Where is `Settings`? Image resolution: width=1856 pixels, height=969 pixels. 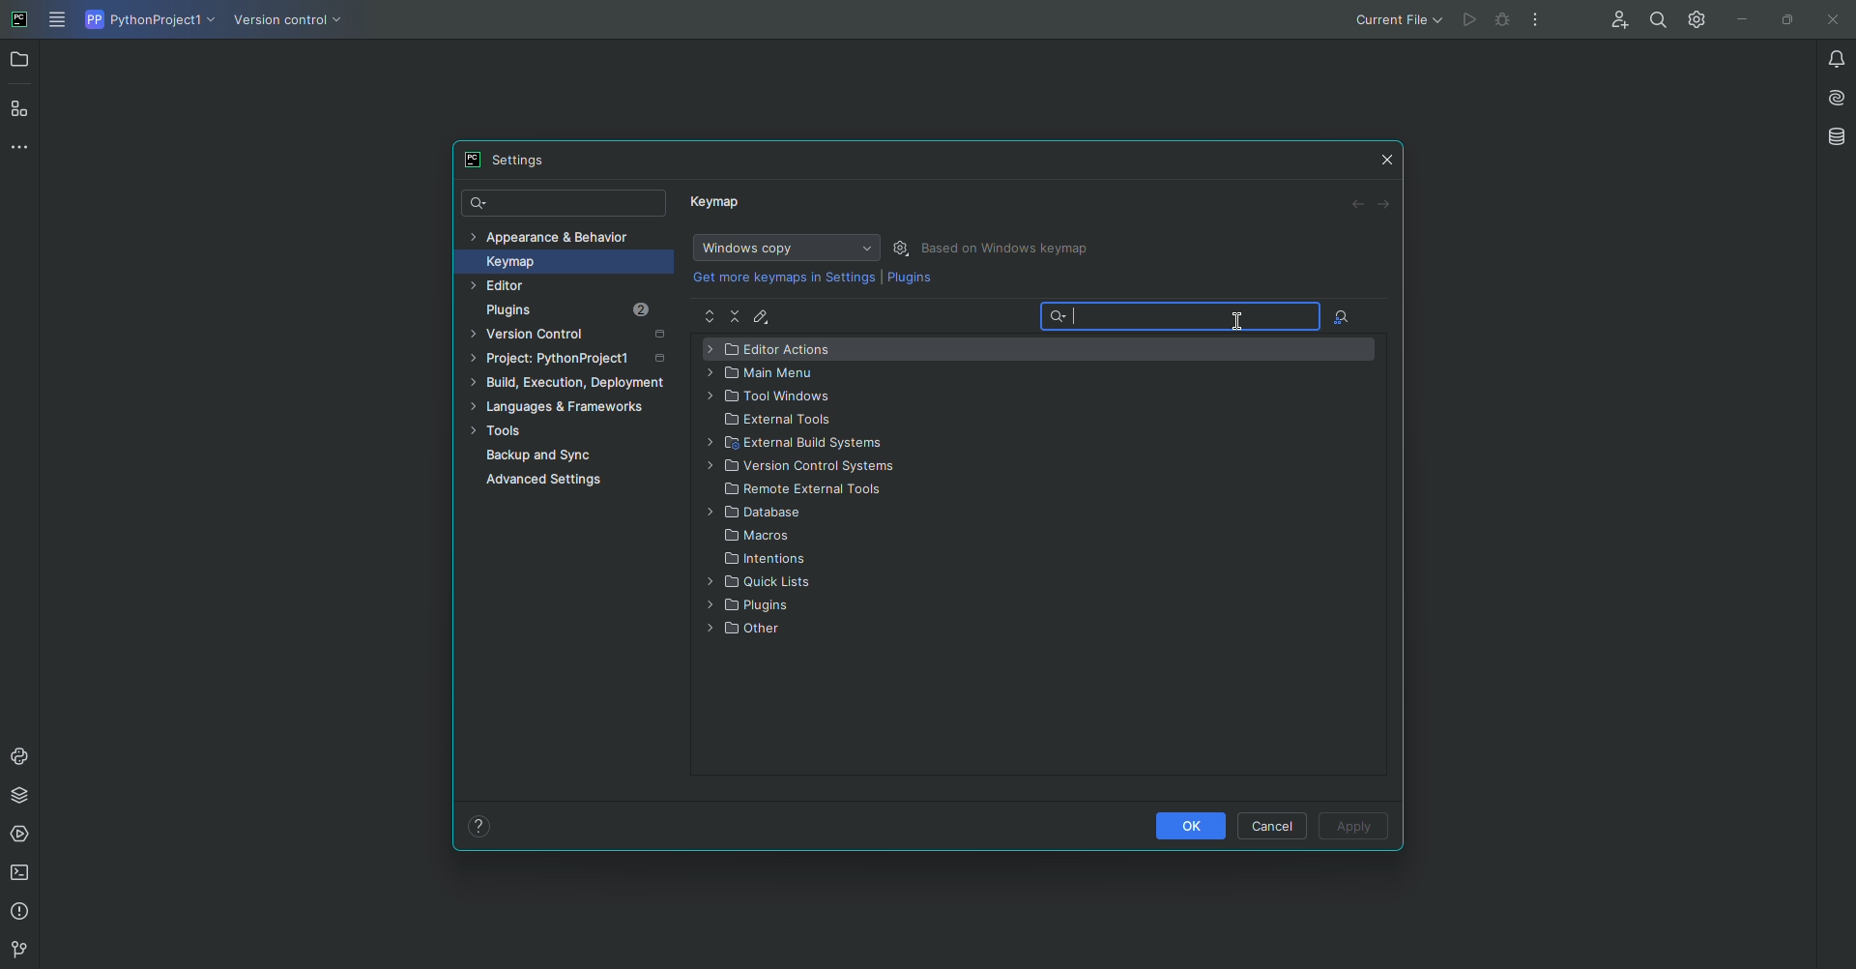
Settings is located at coordinates (513, 160).